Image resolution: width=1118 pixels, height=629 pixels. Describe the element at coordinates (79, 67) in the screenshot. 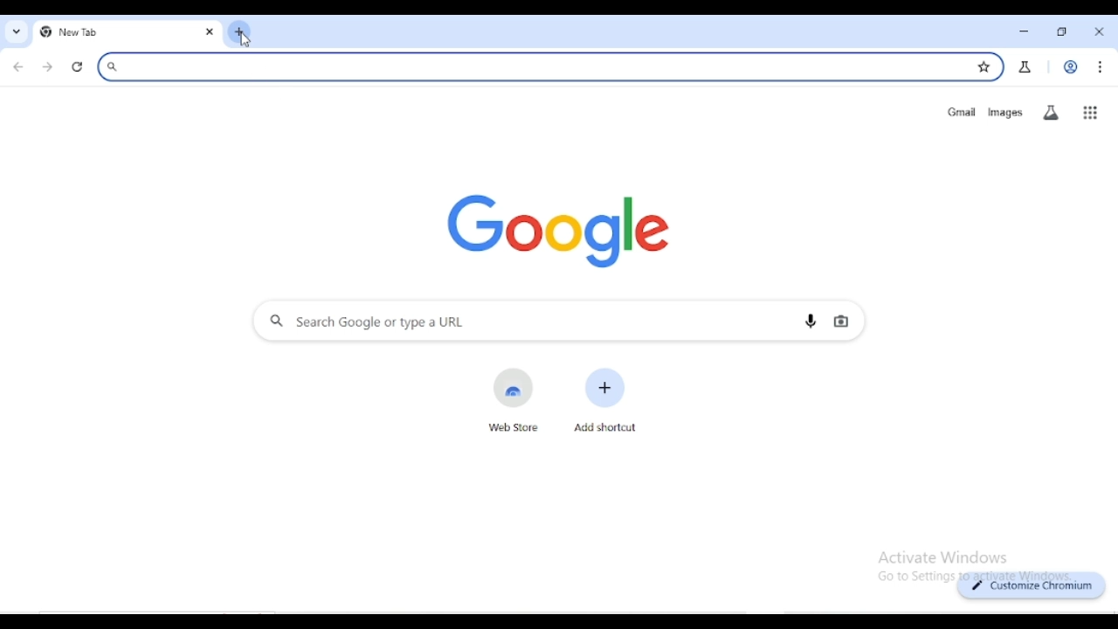

I see `reload this page` at that location.